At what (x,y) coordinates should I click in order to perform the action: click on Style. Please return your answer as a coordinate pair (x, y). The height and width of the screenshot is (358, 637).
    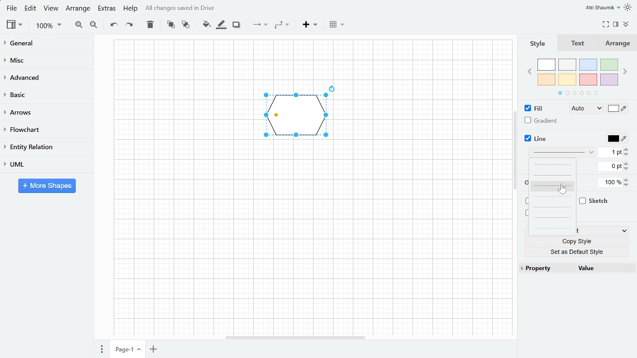
    Looking at the image, I should click on (534, 44).